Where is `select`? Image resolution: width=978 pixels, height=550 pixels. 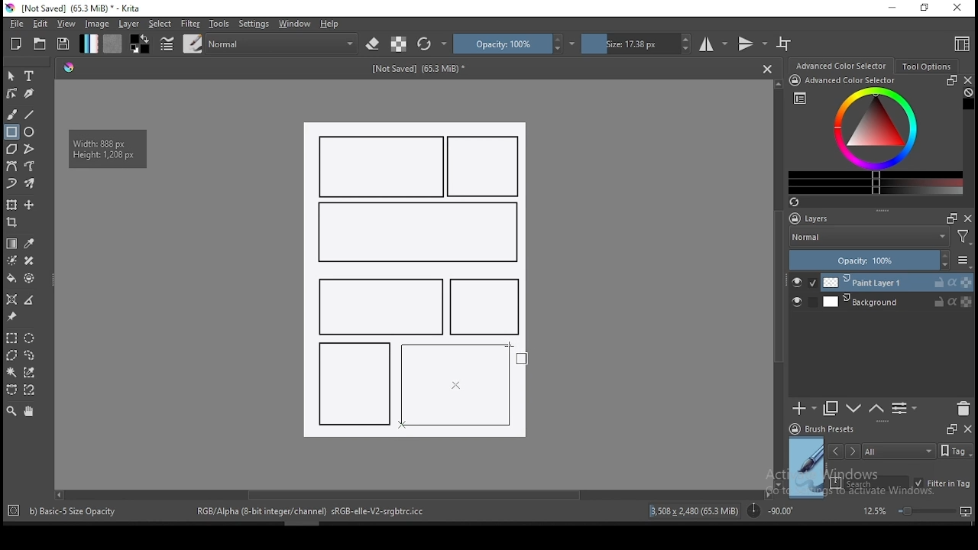
select is located at coordinates (160, 24).